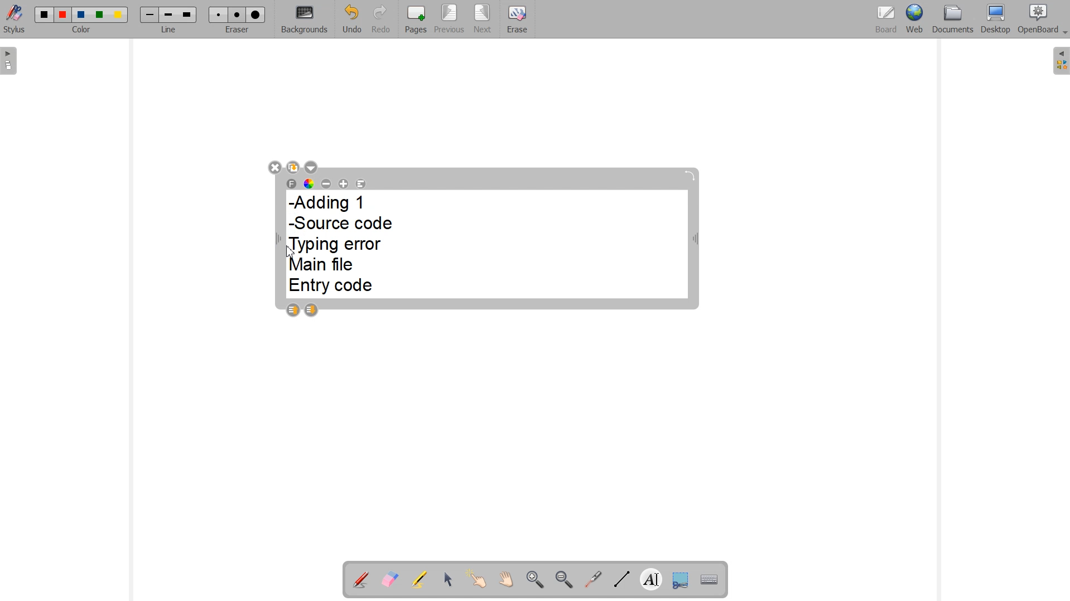  Describe the element at coordinates (45, 14) in the screenshot. I see `Color 1` at that location.